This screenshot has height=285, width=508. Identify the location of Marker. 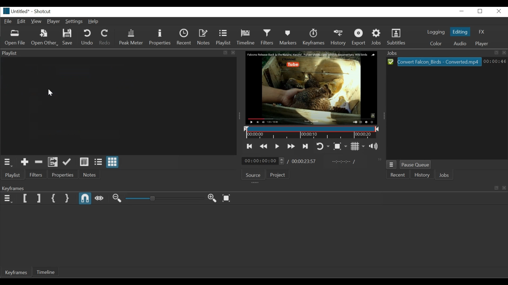
(288, 38).